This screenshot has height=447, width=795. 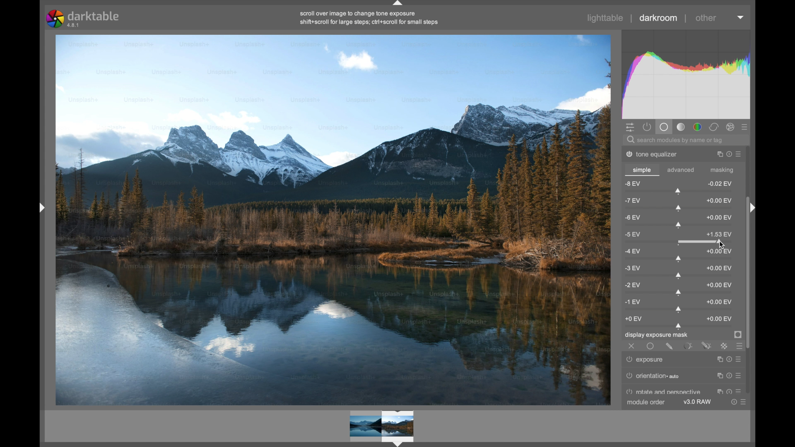 I want to click on display exposure mask, so click(x=683, y=336).